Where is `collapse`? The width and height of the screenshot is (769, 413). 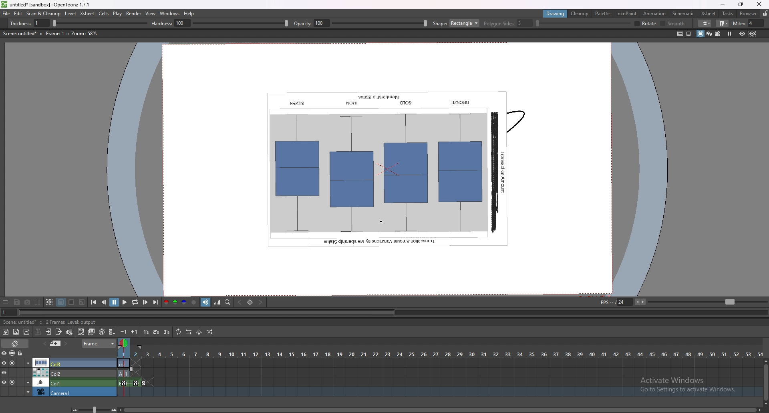
collapse is located at coordinates (38, 331).